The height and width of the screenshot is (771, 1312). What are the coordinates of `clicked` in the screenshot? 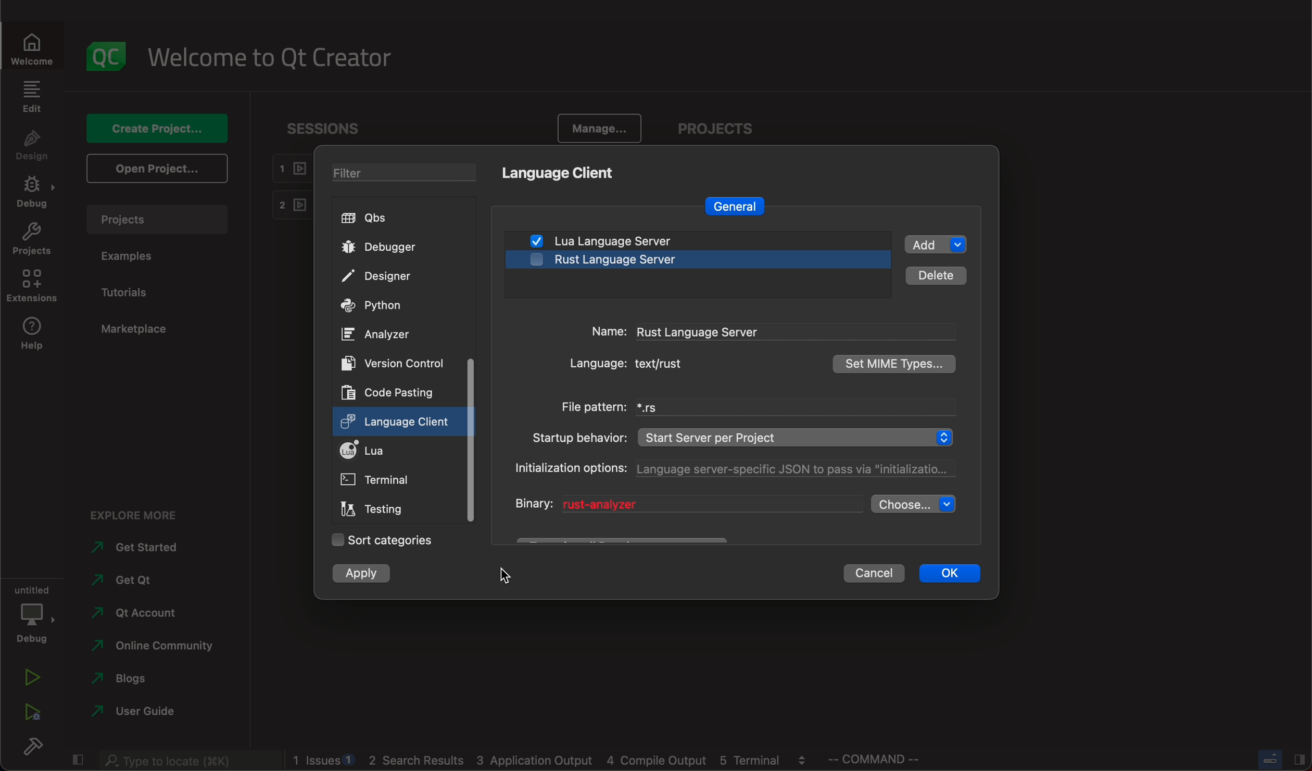 It's located at (362, 574).